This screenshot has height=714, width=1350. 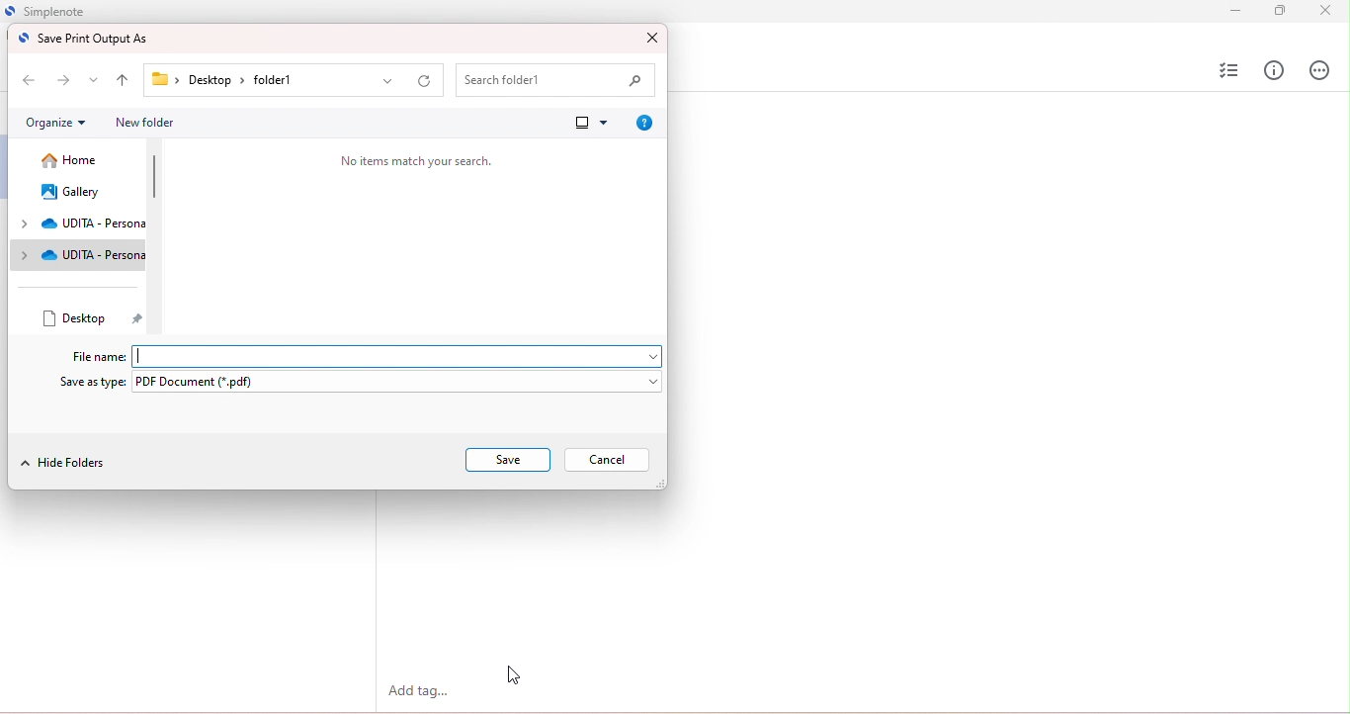 I want to click on maximize, so click(x=1278, y=9).